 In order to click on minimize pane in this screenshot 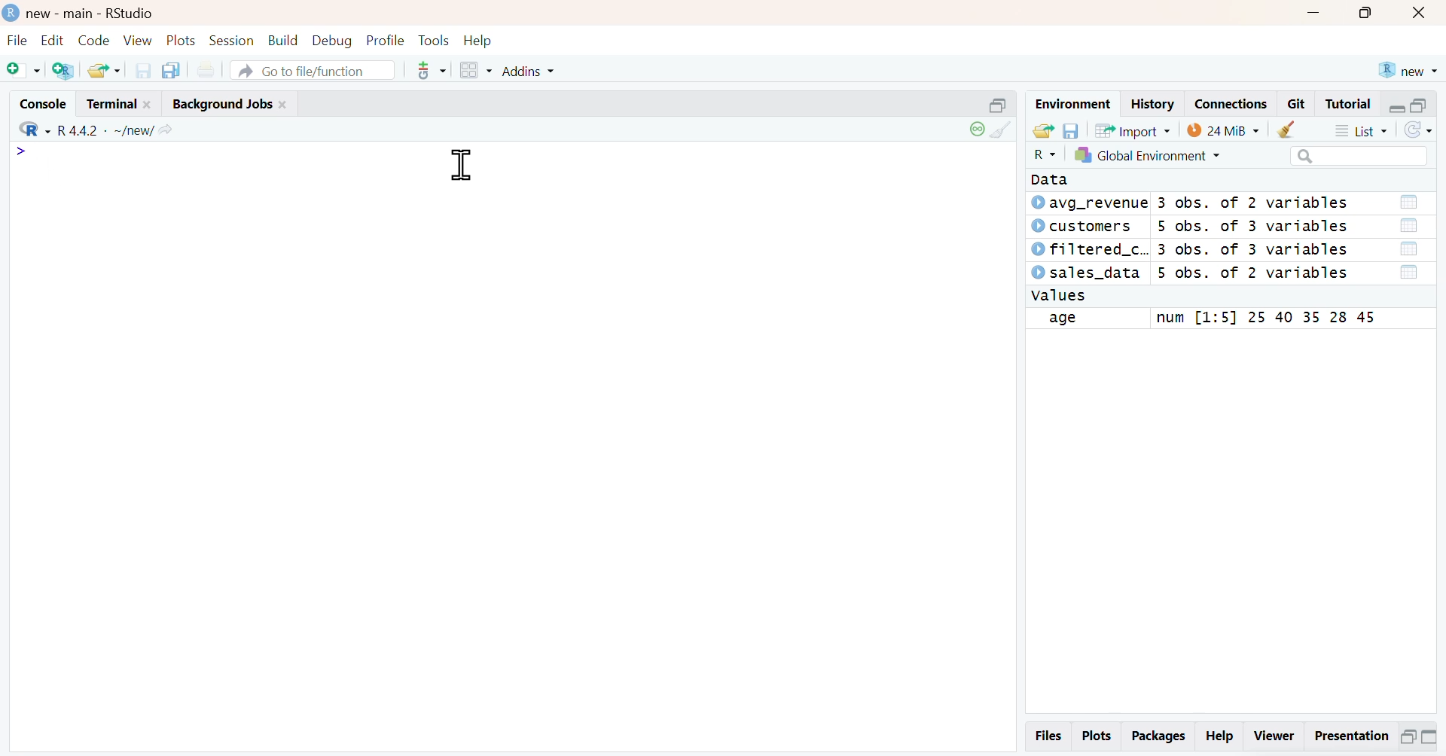, I will do `click(1398, 107)`.